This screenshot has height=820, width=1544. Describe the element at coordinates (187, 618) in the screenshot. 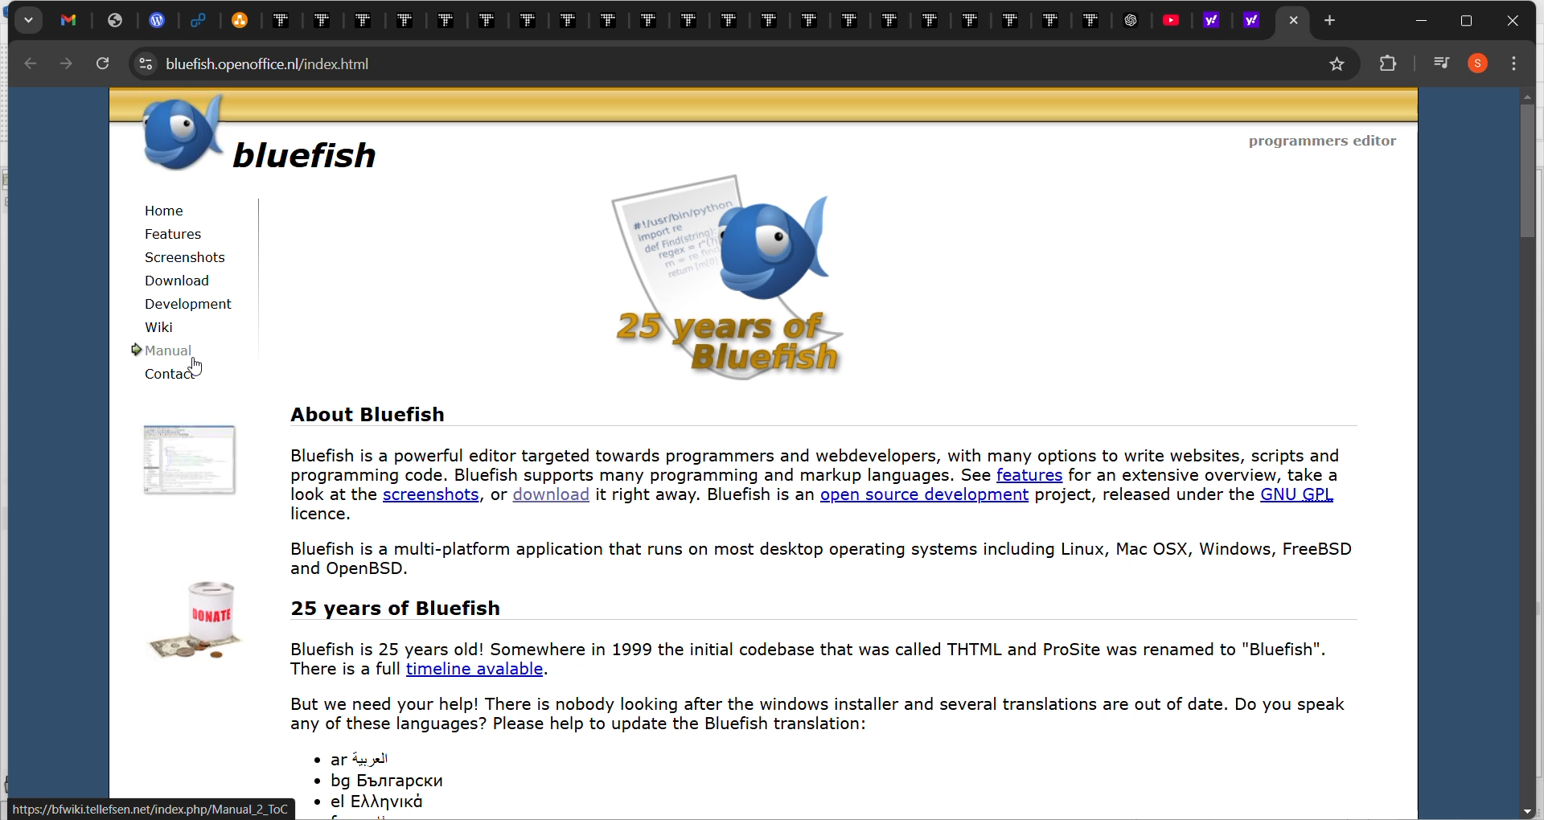

I see `image` at that location.